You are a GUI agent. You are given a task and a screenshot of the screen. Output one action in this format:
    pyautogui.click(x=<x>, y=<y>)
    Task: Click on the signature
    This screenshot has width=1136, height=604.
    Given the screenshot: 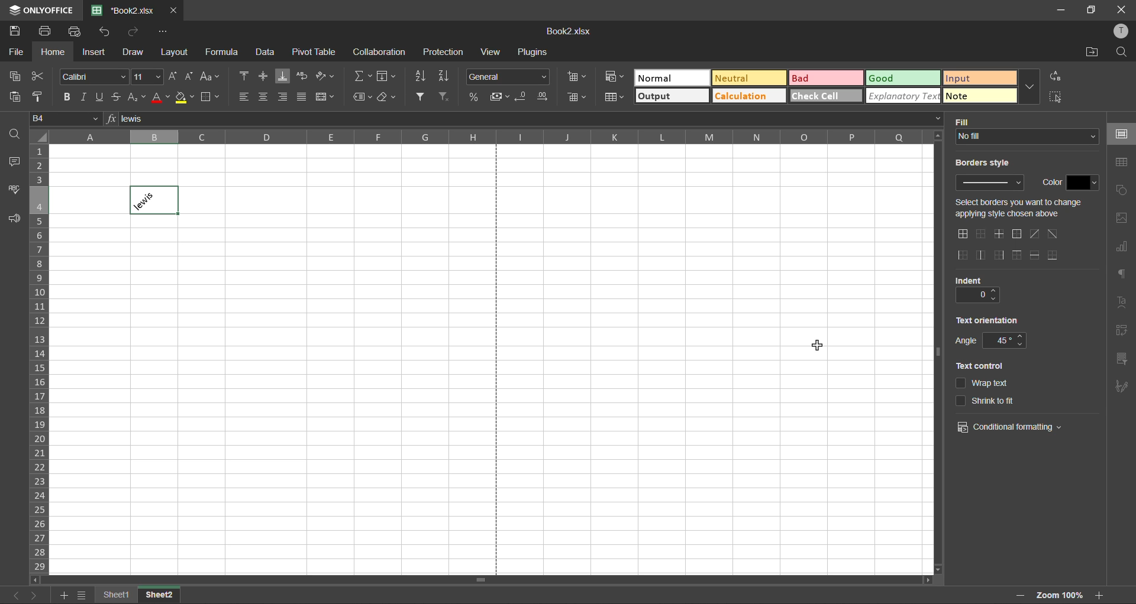 What is the action you would take?
    pyautogui.click(x=1121, y=389)
    